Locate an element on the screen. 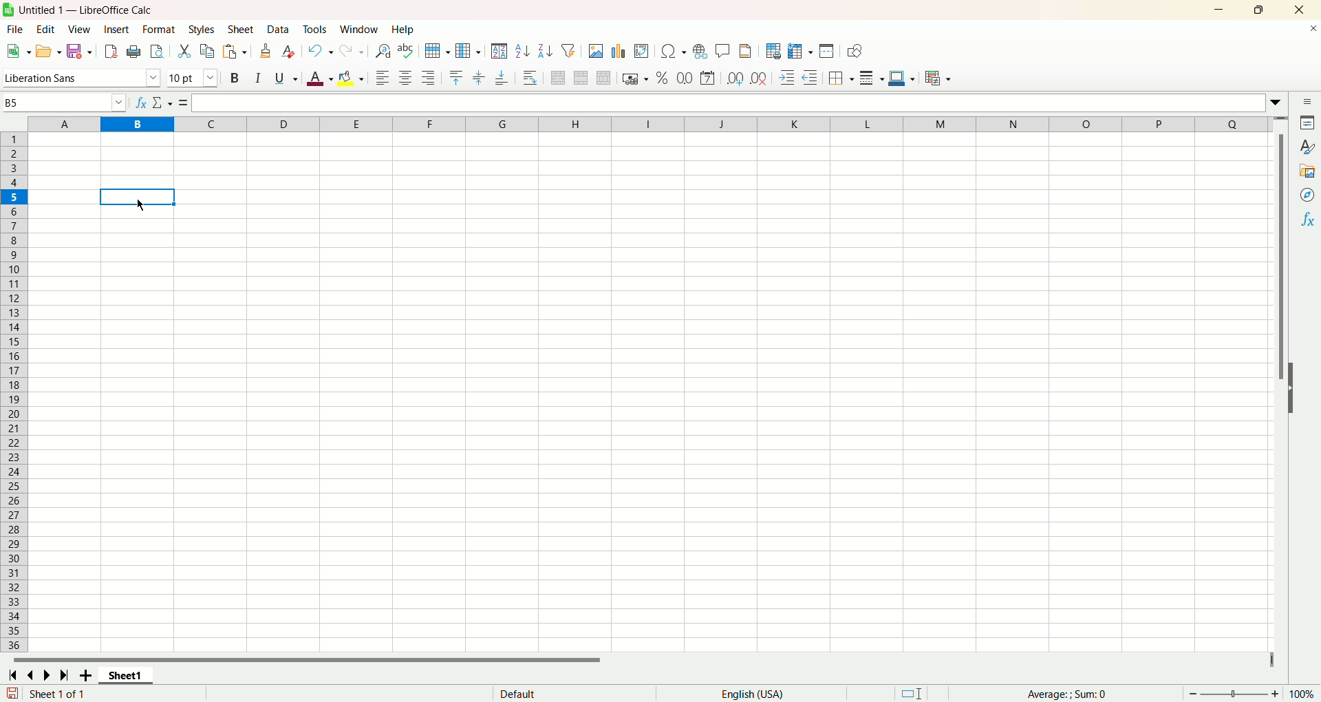  sheet is located at coordinates (244, 29).